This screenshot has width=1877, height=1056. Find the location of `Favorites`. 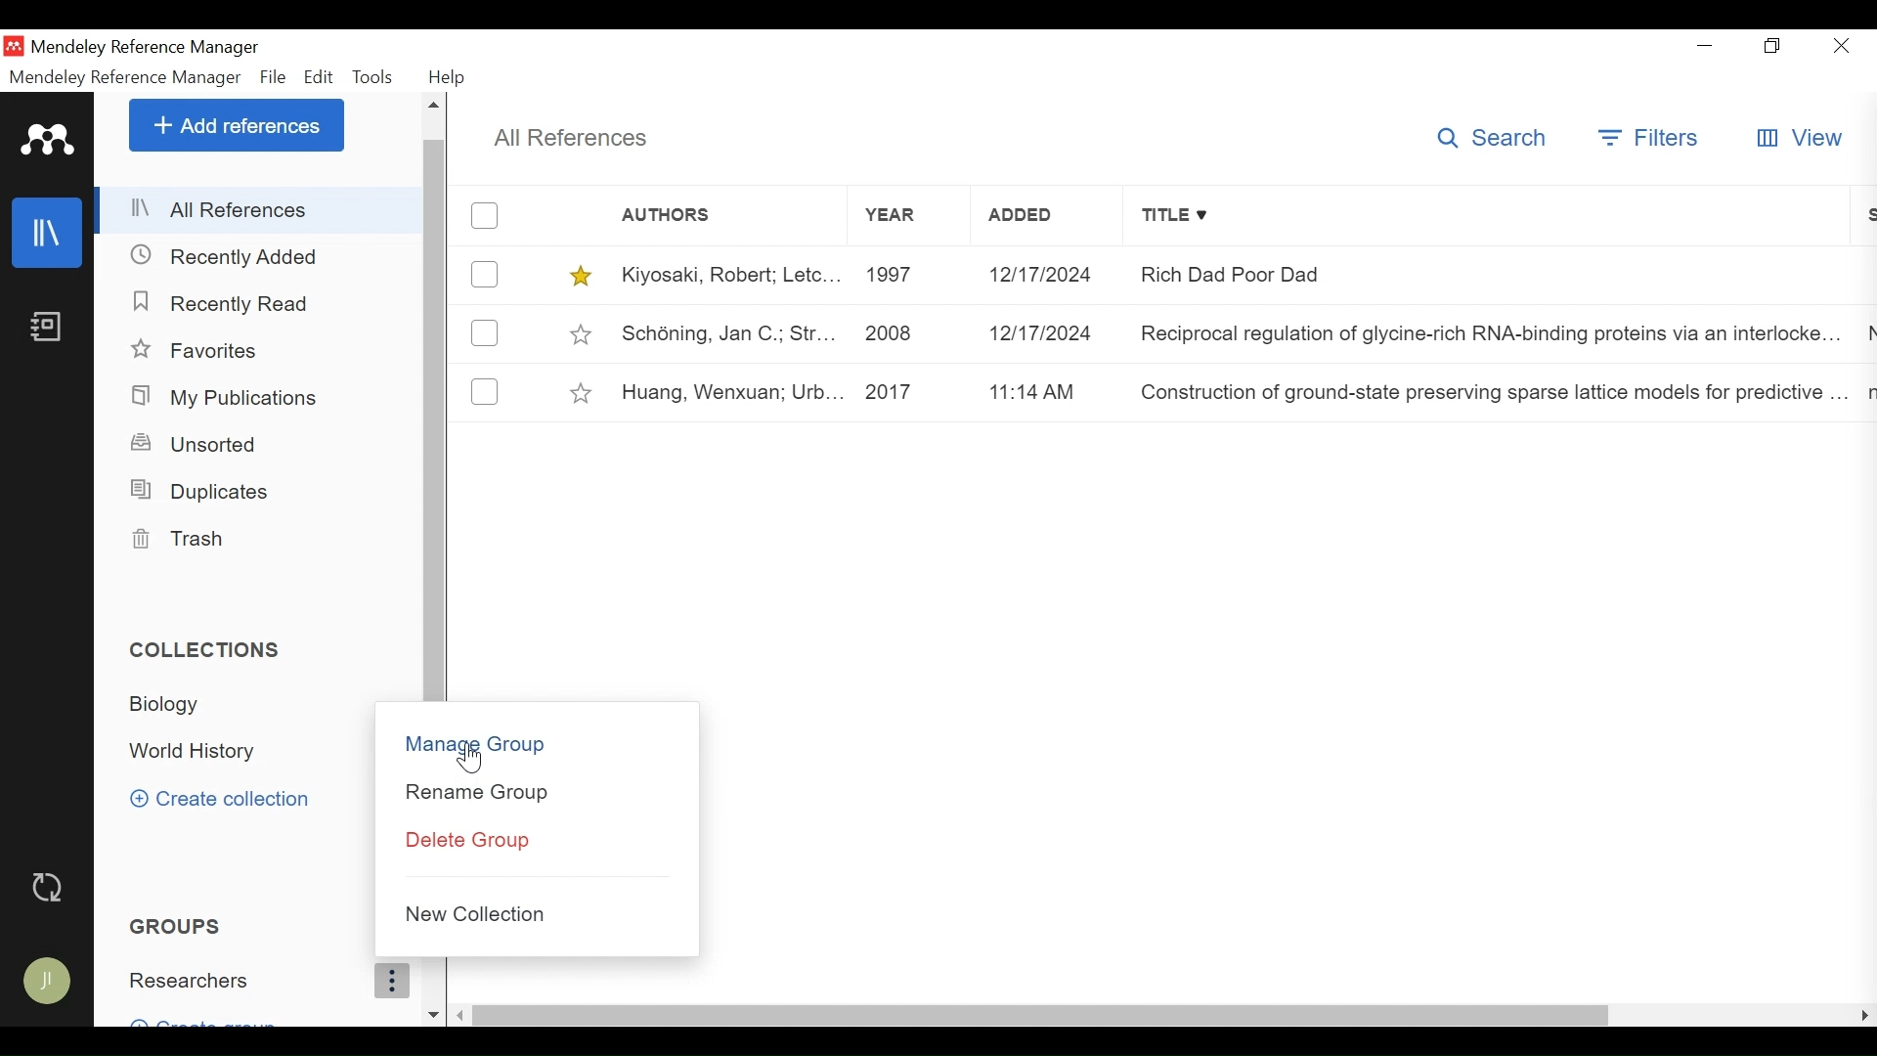

Favorites is located at coordinates (213, 349).